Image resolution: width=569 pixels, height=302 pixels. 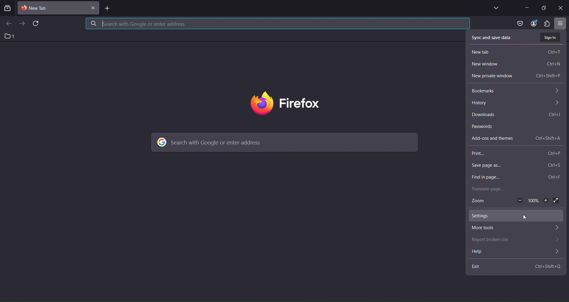 I want to click on new private window, so click(x=516, y=77).